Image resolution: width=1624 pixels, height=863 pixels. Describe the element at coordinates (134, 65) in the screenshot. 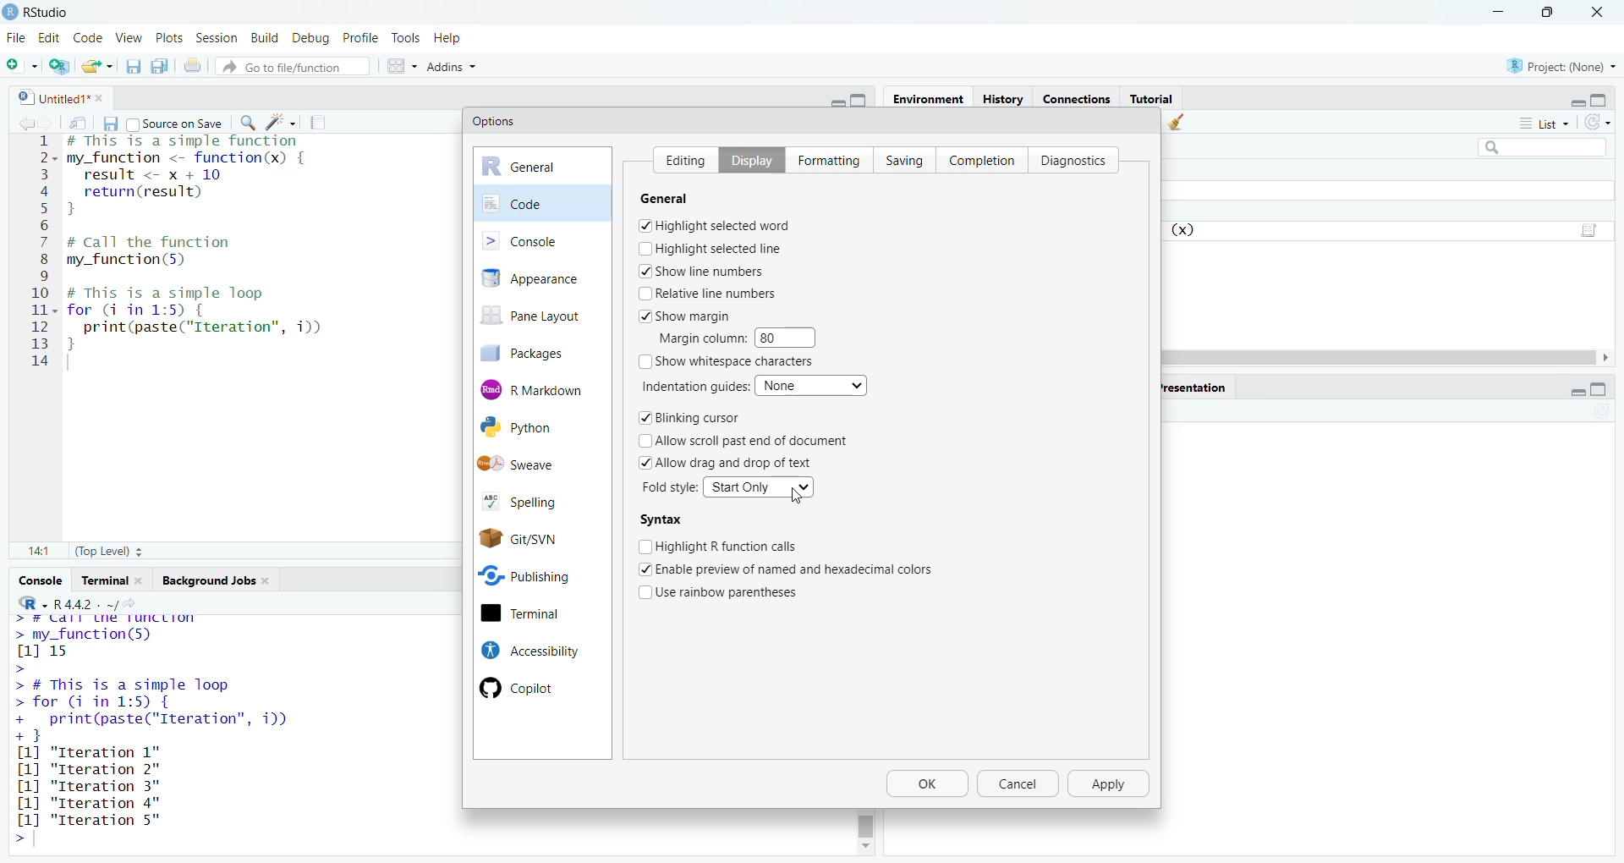

I see `save current document` at that location.